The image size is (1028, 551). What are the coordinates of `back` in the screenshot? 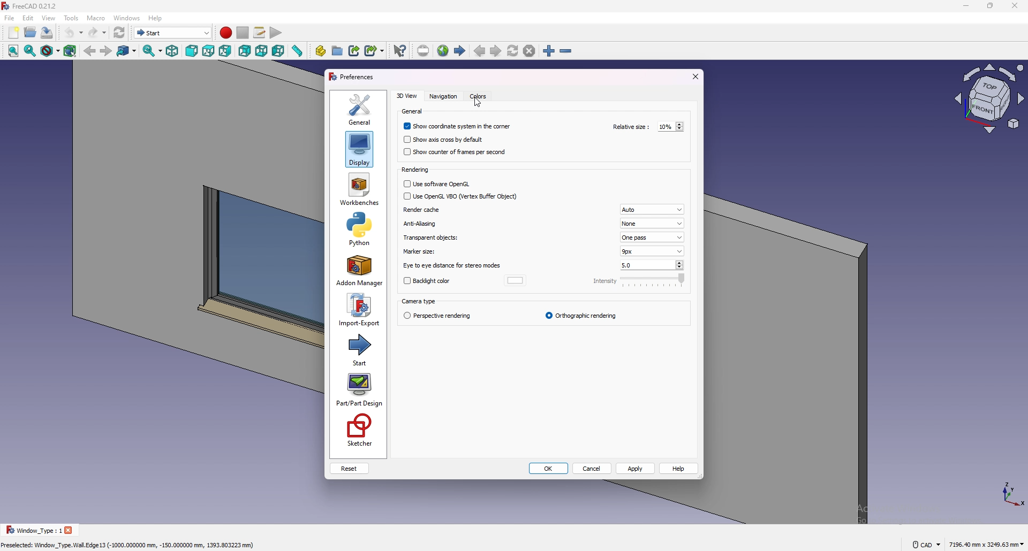 It's located at (90, 51).